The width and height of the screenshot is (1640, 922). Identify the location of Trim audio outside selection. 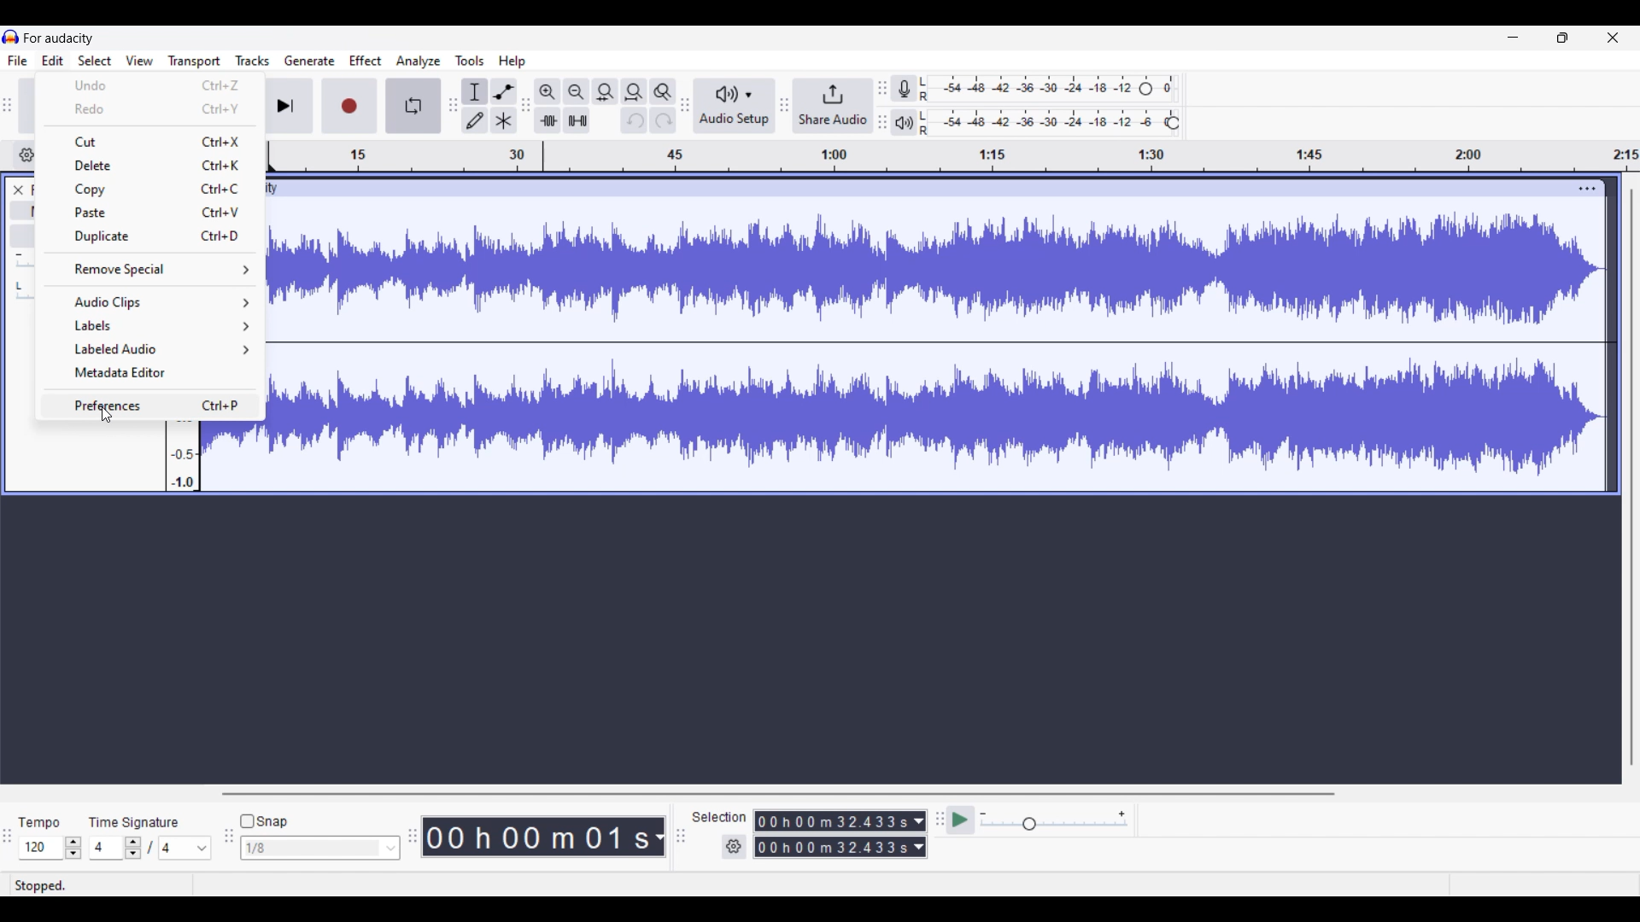
(548, 120).